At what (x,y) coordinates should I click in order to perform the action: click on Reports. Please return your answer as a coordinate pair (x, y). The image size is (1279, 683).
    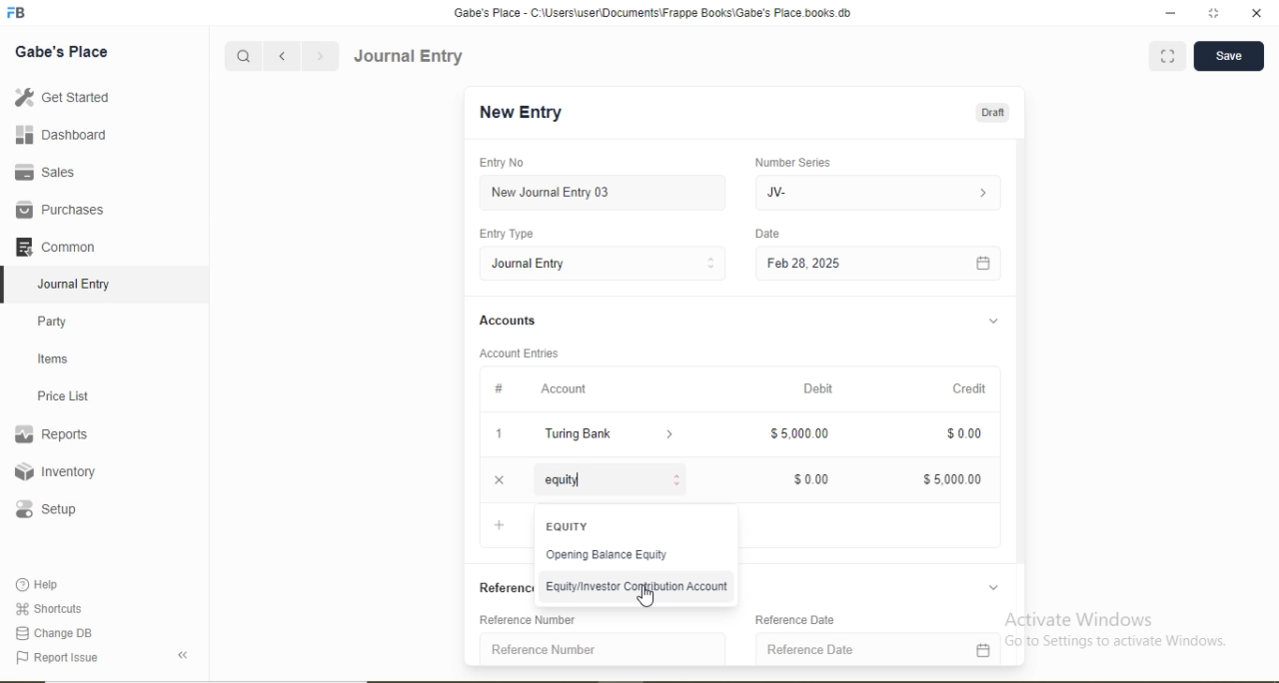
    Looking at the image, I should click on (51, 434).